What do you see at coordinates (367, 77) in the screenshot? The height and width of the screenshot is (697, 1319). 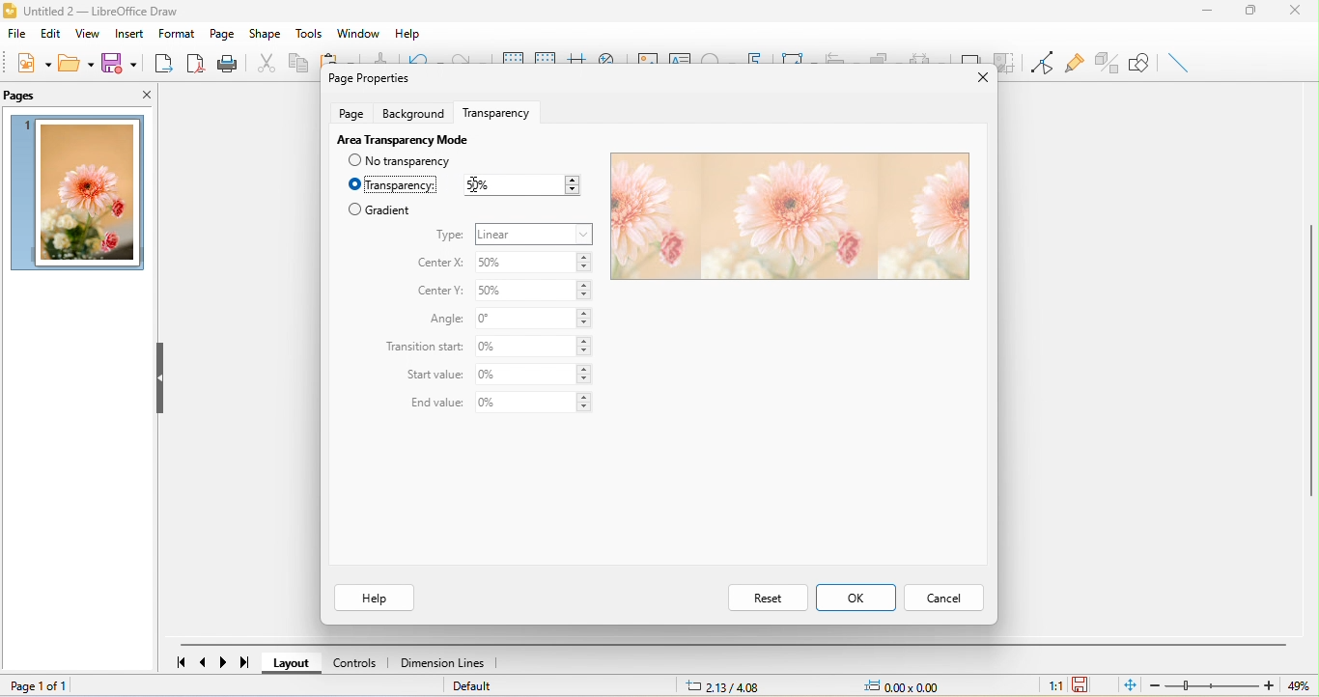 I see `page properties` at bounding box center [367, 77].